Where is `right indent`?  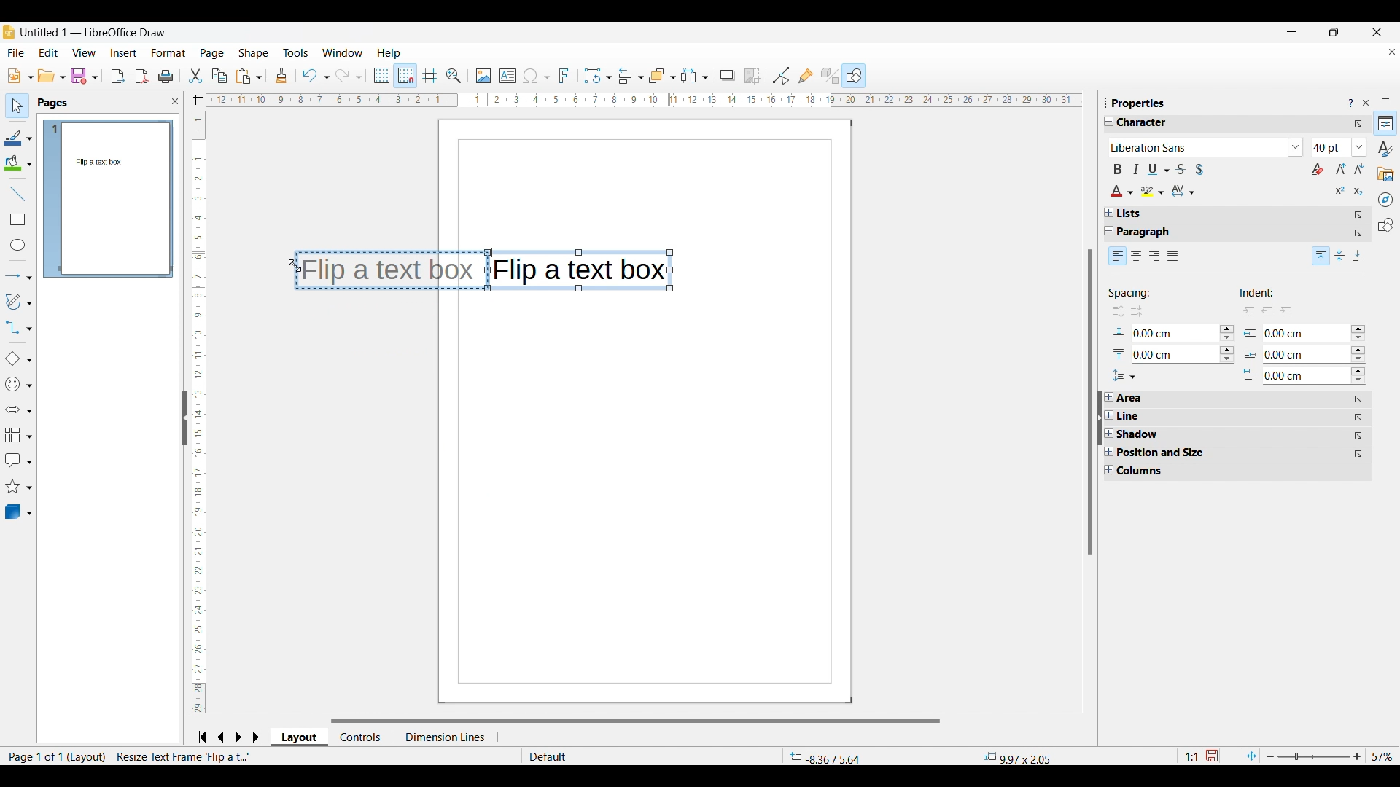
right indent is located at coordinates (1244, 312).